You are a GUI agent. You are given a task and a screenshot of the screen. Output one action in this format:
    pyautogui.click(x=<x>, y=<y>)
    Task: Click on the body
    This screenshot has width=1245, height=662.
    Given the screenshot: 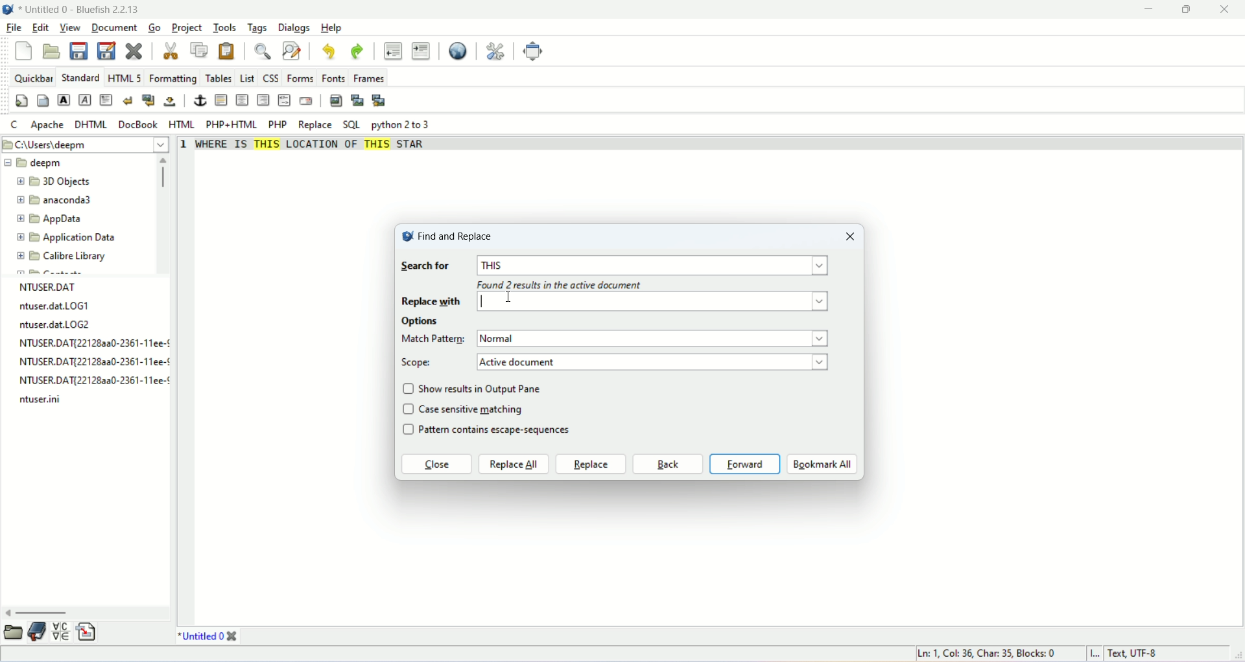 What is the action you would take?
    pyautogui.click(x=43, y=101)
    